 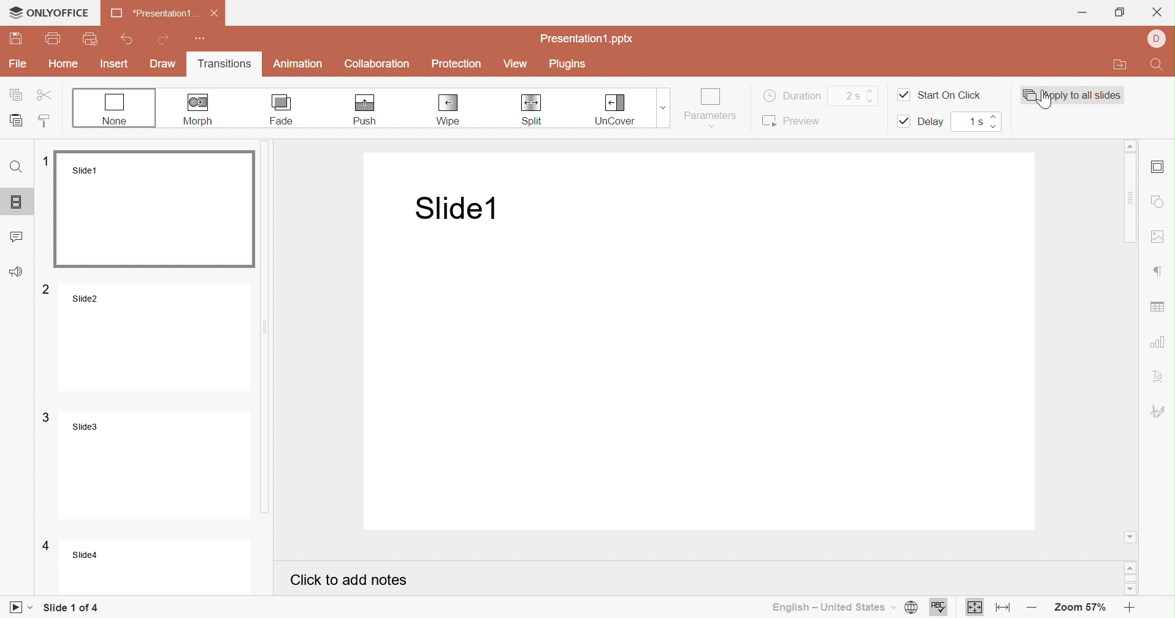 I want to click on Slide 1 of 4, so click(x=72, y=607).